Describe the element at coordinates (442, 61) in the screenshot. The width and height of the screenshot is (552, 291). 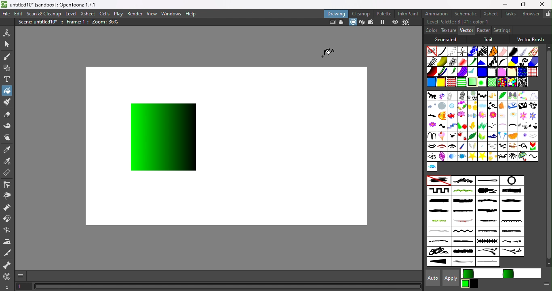
I see `Bump` at that location.